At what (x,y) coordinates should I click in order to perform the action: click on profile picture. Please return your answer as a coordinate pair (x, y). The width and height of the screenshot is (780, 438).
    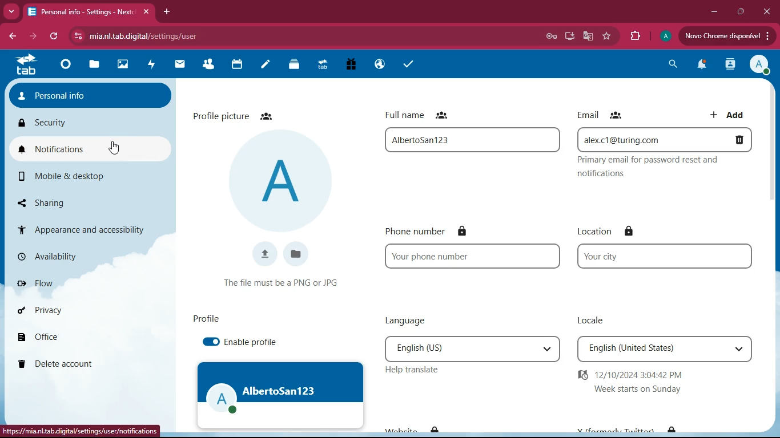
    Looking at the image, I should click on (285, 182).